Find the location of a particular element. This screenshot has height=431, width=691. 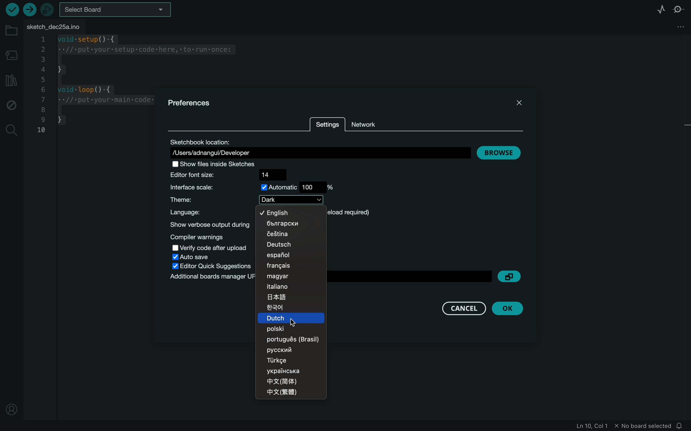

browse is located at coordinates (499, 152).